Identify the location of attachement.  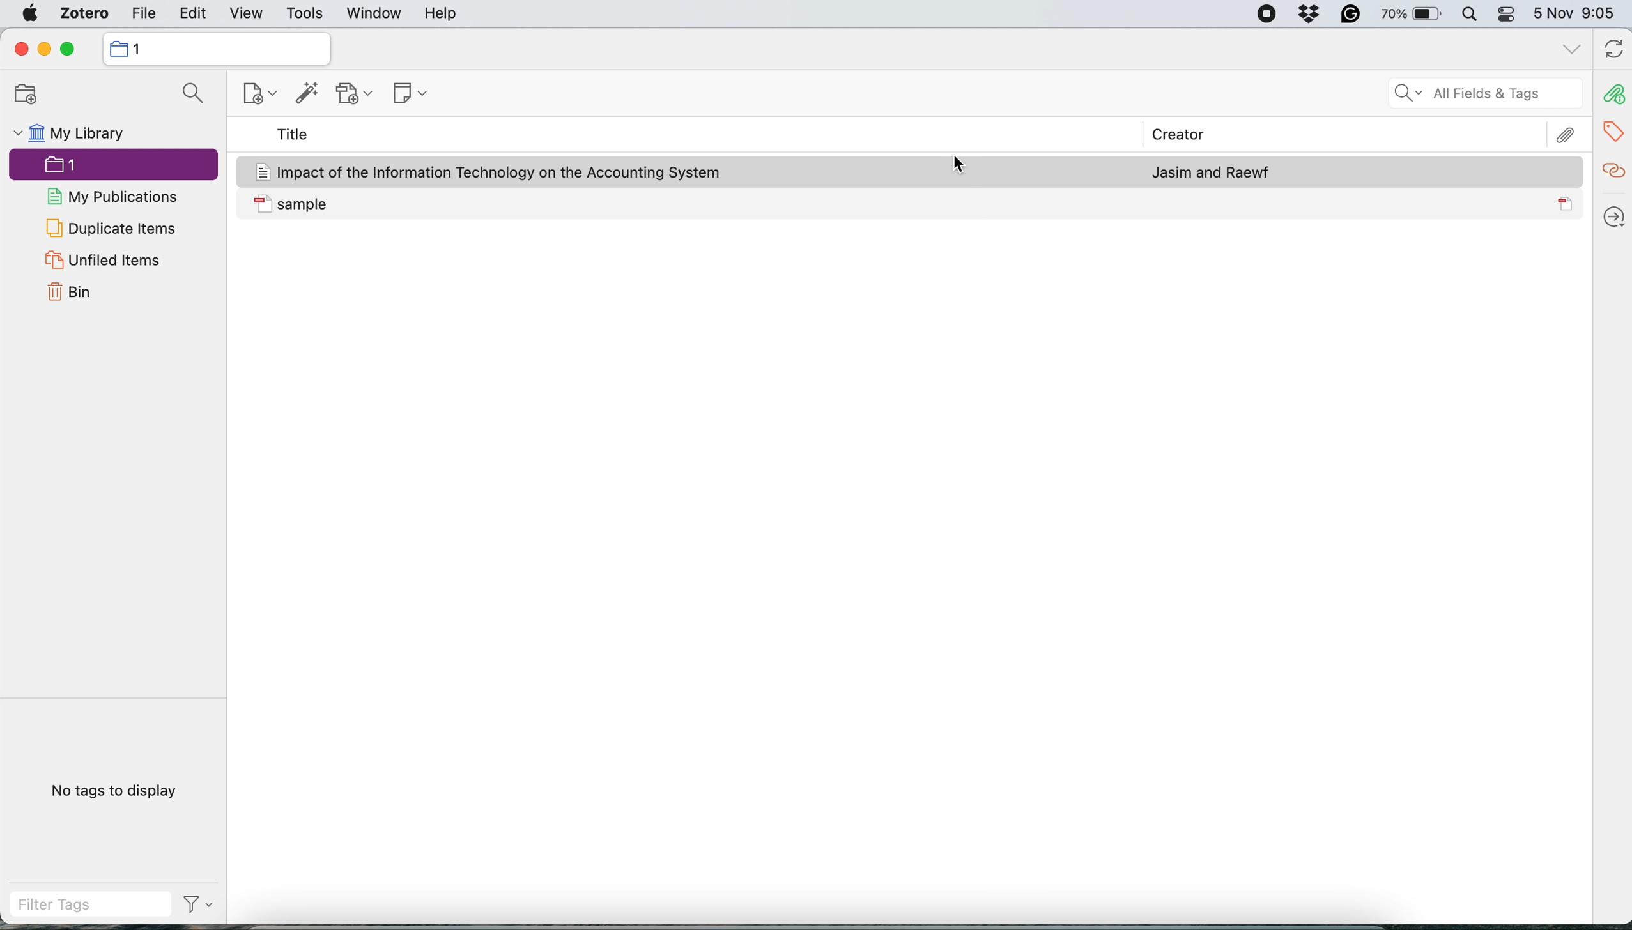
(1568, 134).